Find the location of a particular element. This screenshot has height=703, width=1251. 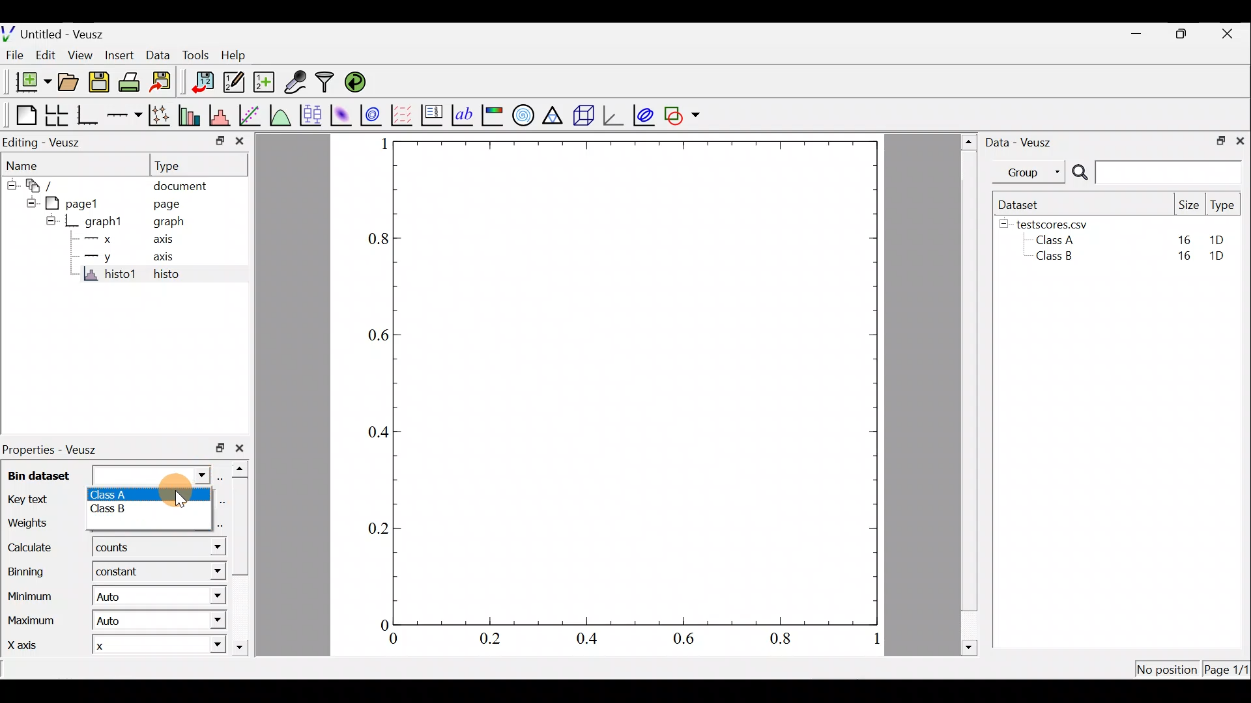

restore down is located at coordinates (216, 448).